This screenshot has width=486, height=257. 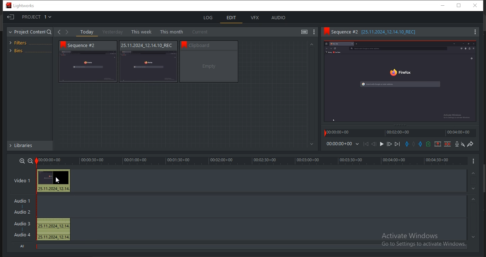 I want to click on Lightworks, so click(x=22, y=5).